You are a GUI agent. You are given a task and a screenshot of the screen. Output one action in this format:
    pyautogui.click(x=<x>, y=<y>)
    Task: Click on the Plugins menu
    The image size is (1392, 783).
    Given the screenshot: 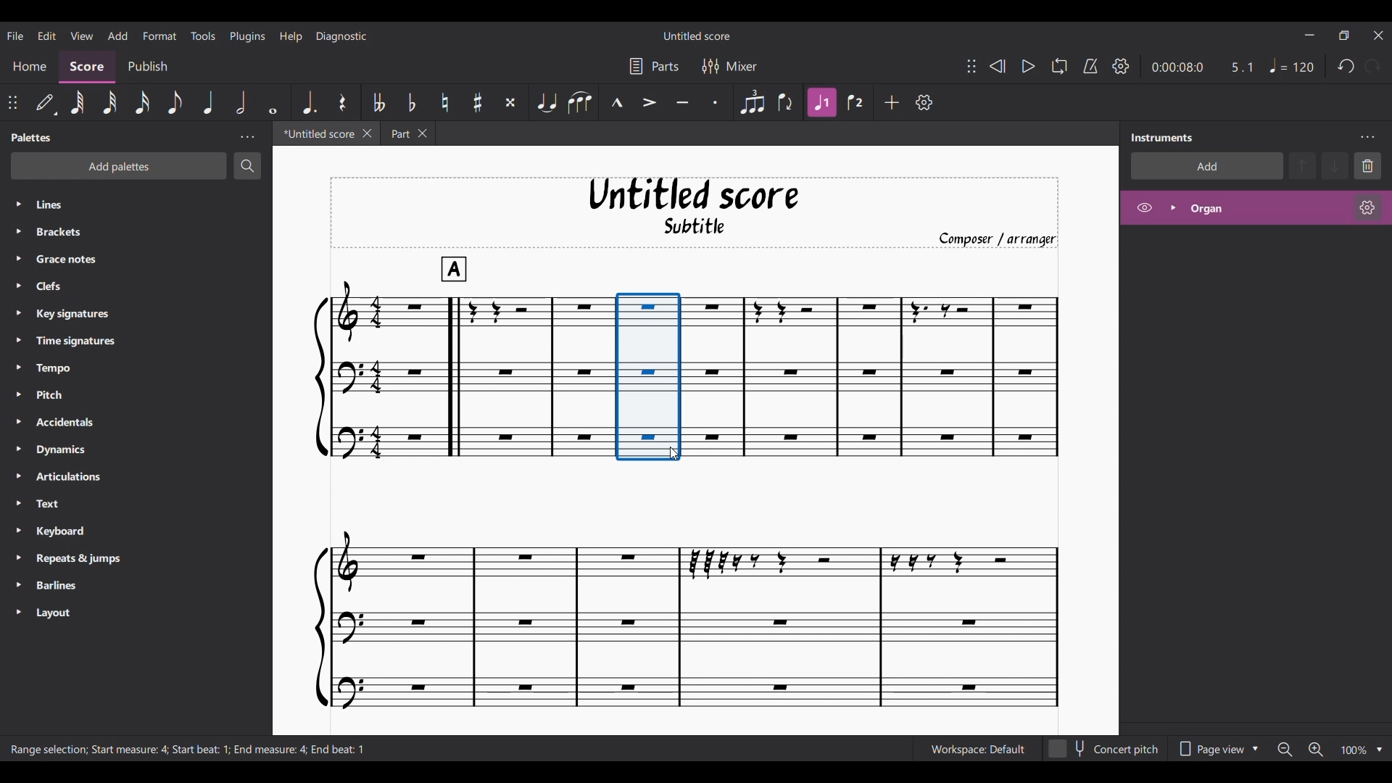 What is the action you would take?
    pyautogui.click(x=247, y=36)
    